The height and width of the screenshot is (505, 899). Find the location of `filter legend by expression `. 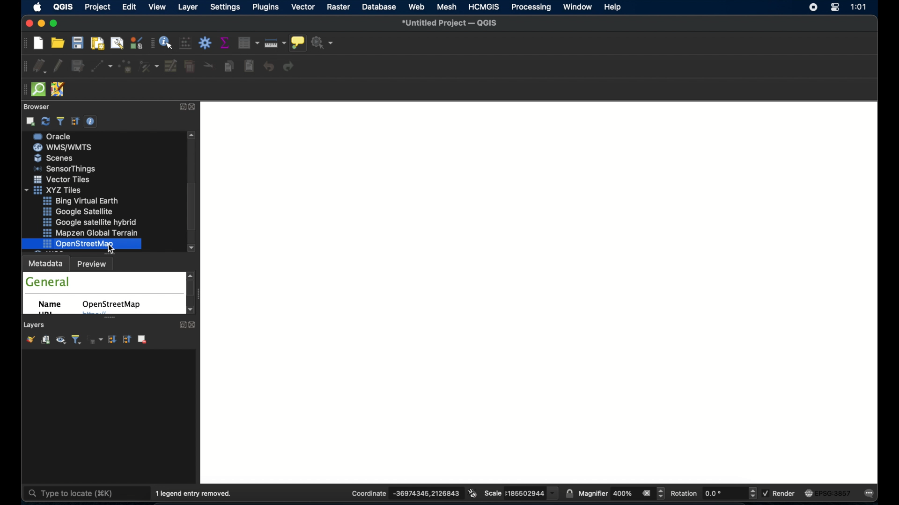

filter legend by expression  is located at coordinates (96, 340).